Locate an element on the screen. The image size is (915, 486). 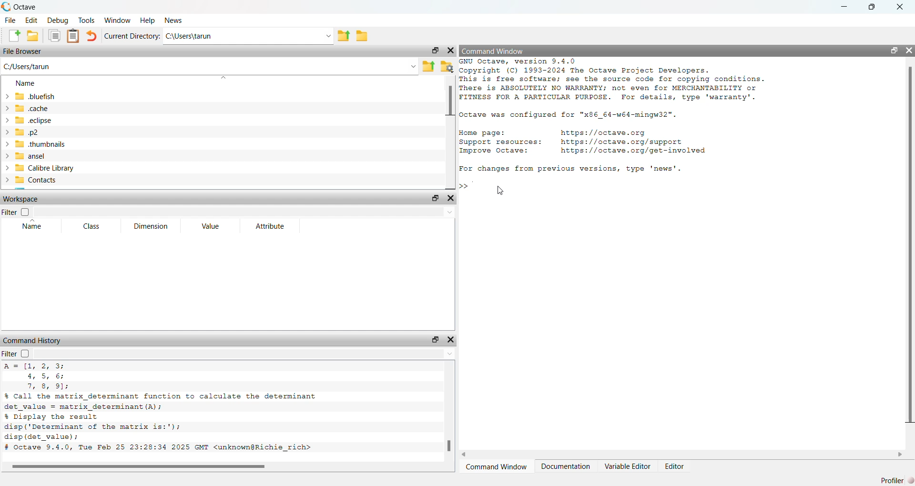
maximize is located at coordinates (436, 51).